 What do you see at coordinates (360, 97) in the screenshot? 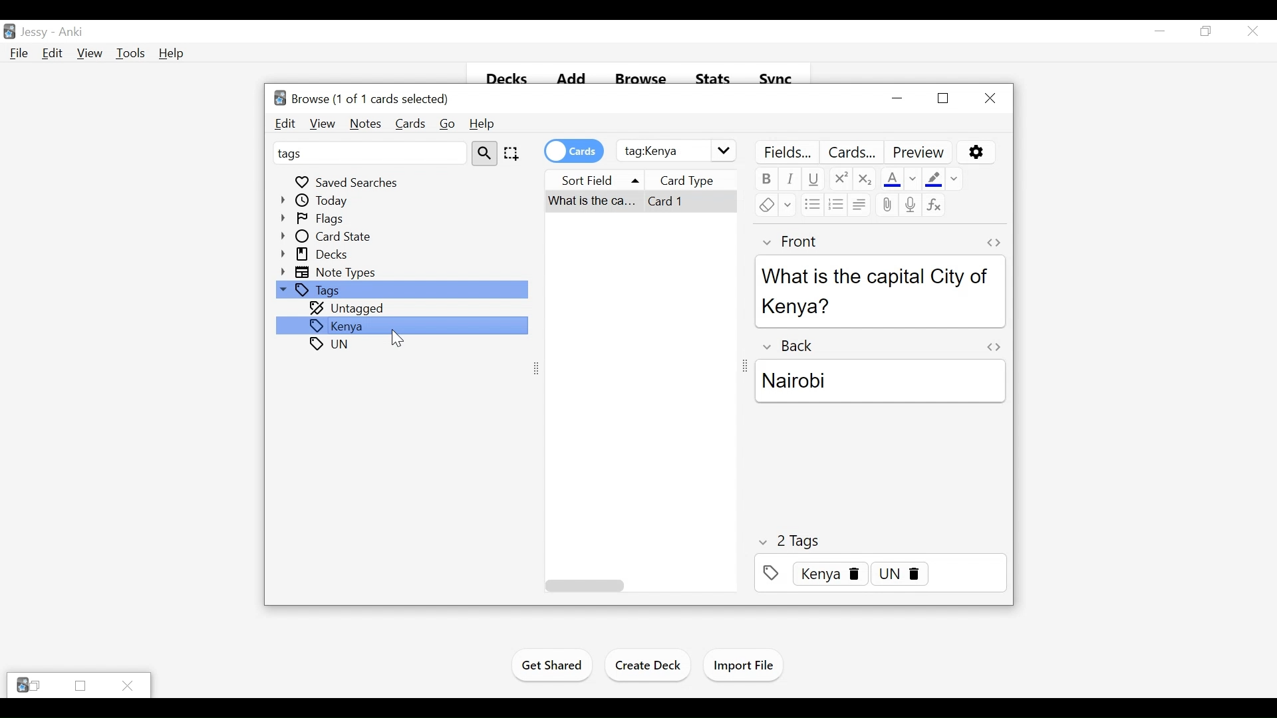
I see `Browse (0 of 0 cards selected)` at bounding box center [360, 97].